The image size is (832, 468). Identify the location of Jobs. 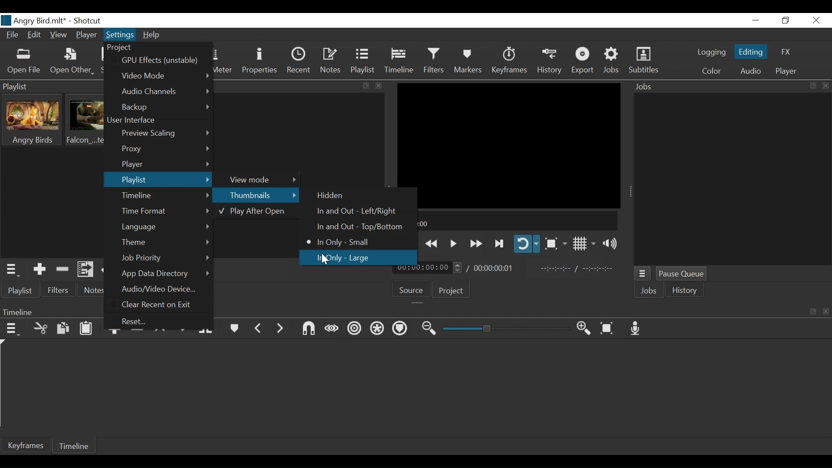
(612, 62).